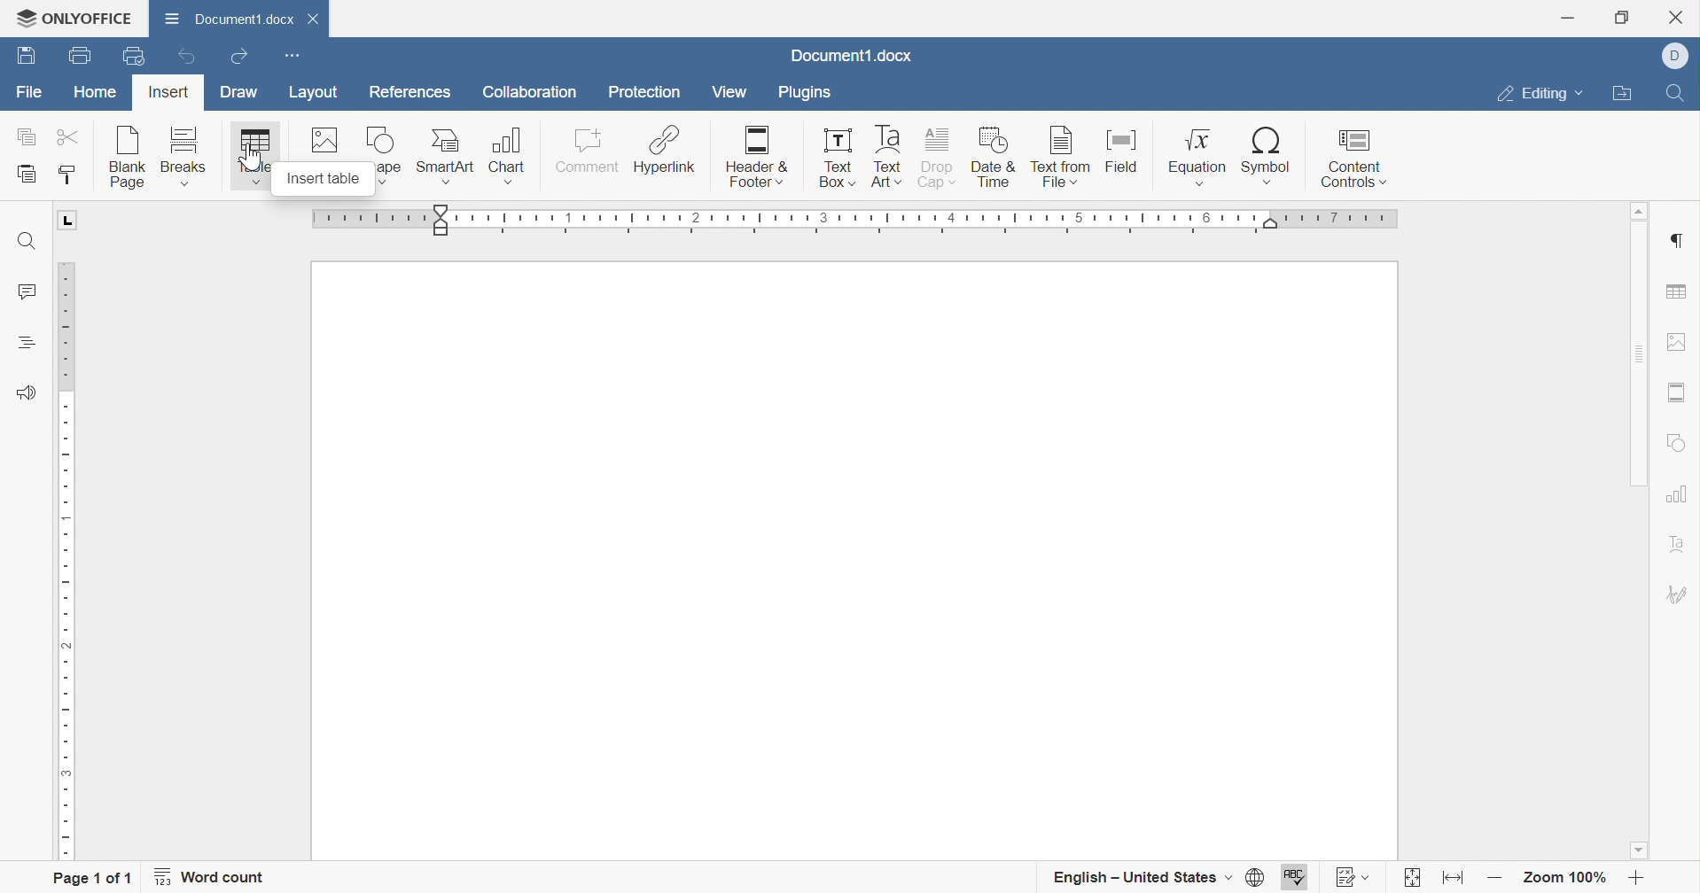  What do you see at coordinates (729, 90) in the screenshot?
I see `View` at bounding box center [729, 90].